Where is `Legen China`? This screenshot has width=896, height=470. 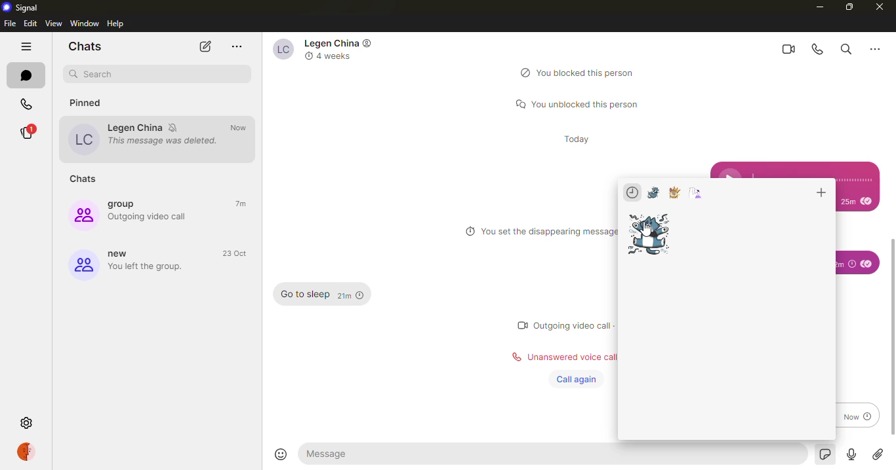
Legen China is located at coordinates (282, 50).